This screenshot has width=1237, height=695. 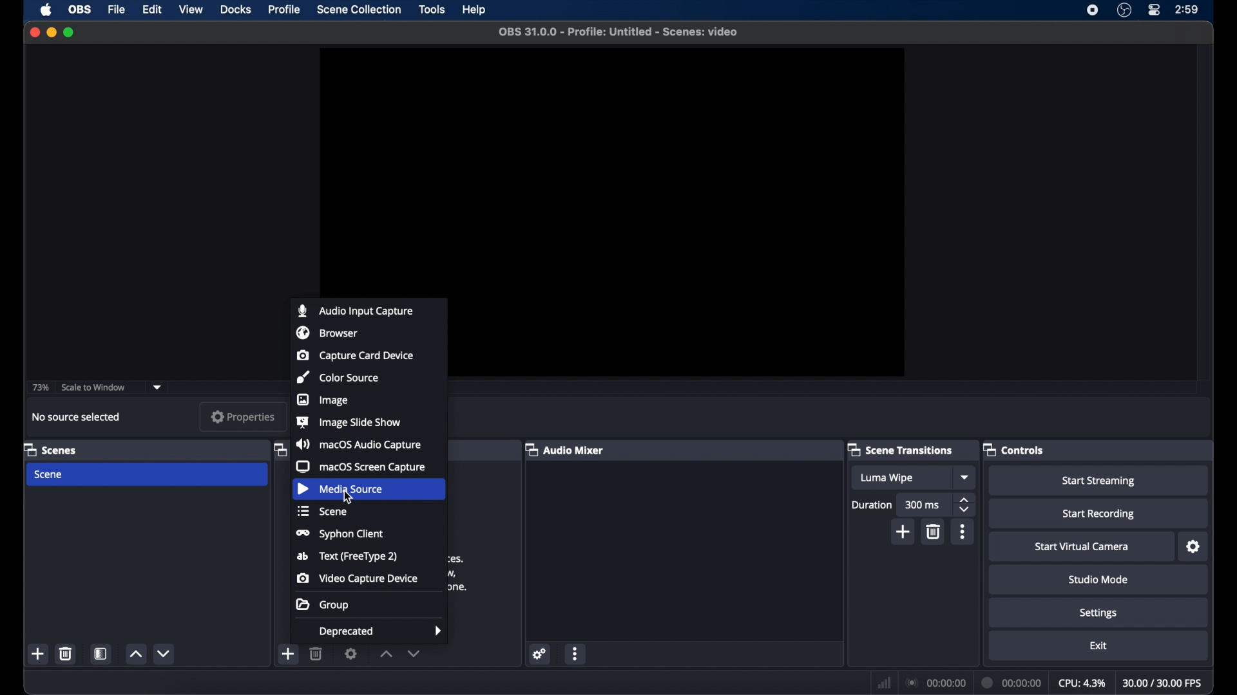 What do you see at coordinates (46, 10) in the screenshot?
I see `apple icon` at bounding box center [46, 10].